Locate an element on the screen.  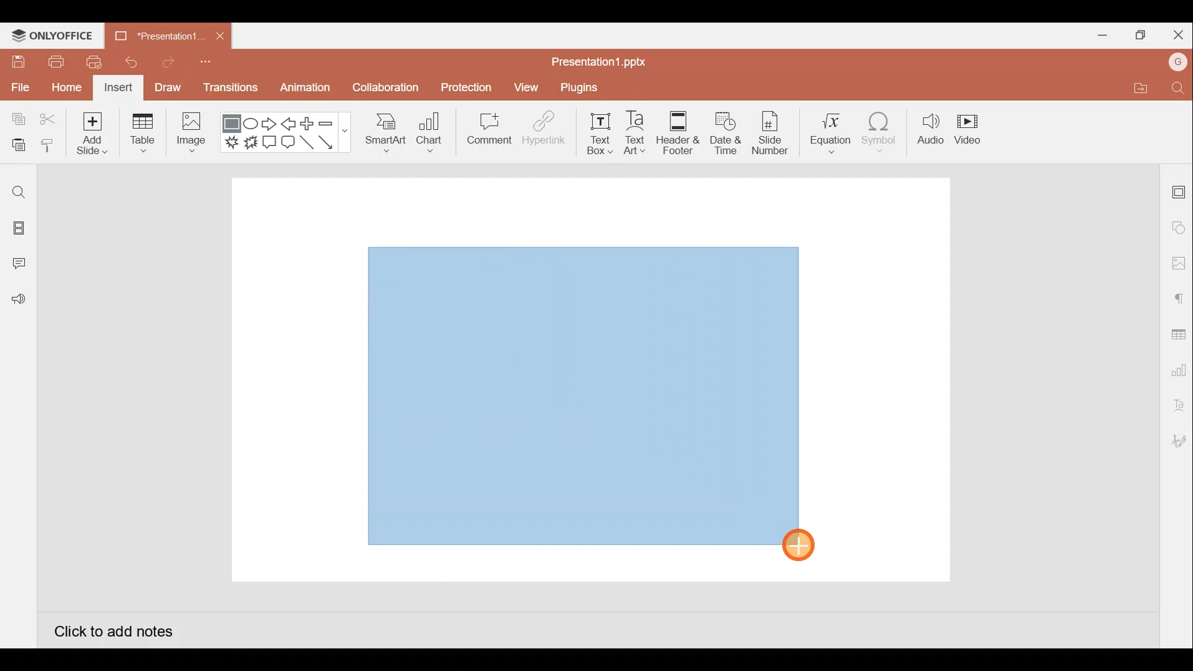
Right arrow is located at coordinates (269, 124).